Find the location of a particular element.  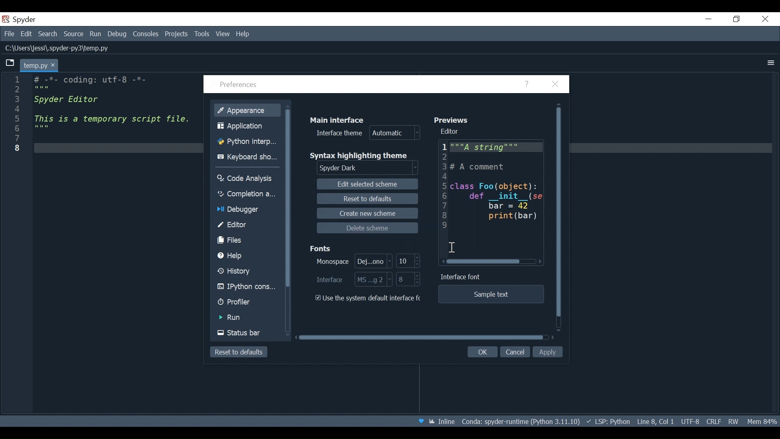

Vertical Scroll bar is located at coordinates (289, 199).